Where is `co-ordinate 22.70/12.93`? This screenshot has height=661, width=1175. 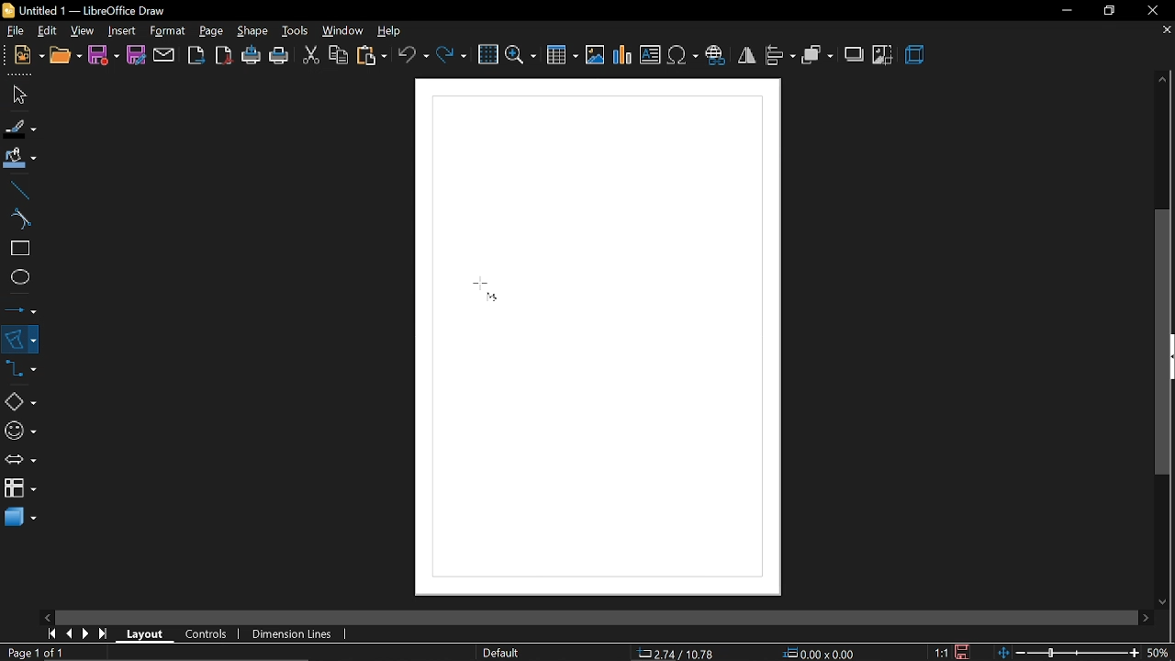 co-ordinate 22.70/12.93 is located at coordinates (681, 653).